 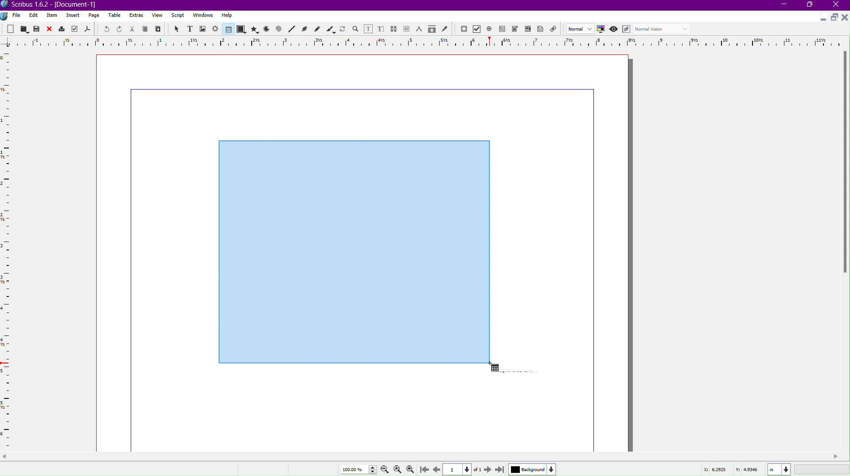 What do you see at coordinates (444, 29) in the screenshot?
I see `Eye Dropper` at bounding box center [444, 29].